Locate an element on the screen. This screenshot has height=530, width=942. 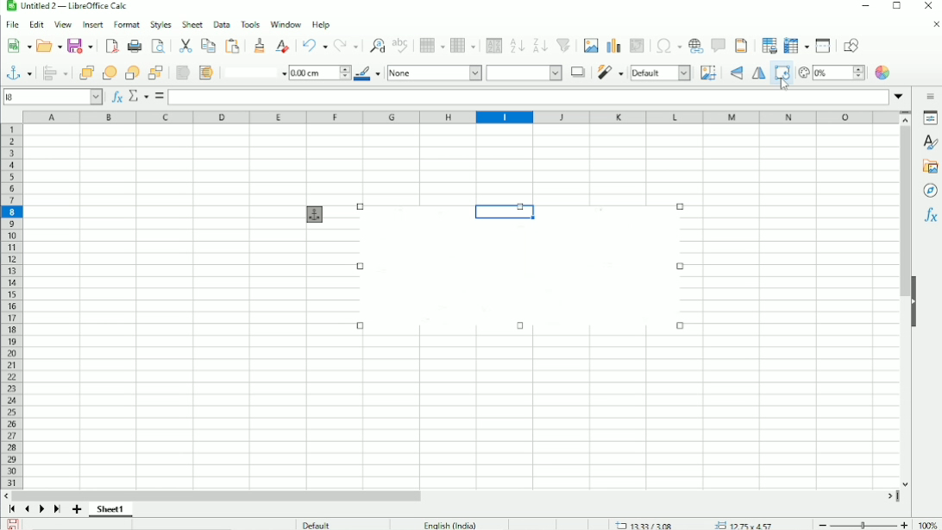
New is located at coordinates (17, 47).